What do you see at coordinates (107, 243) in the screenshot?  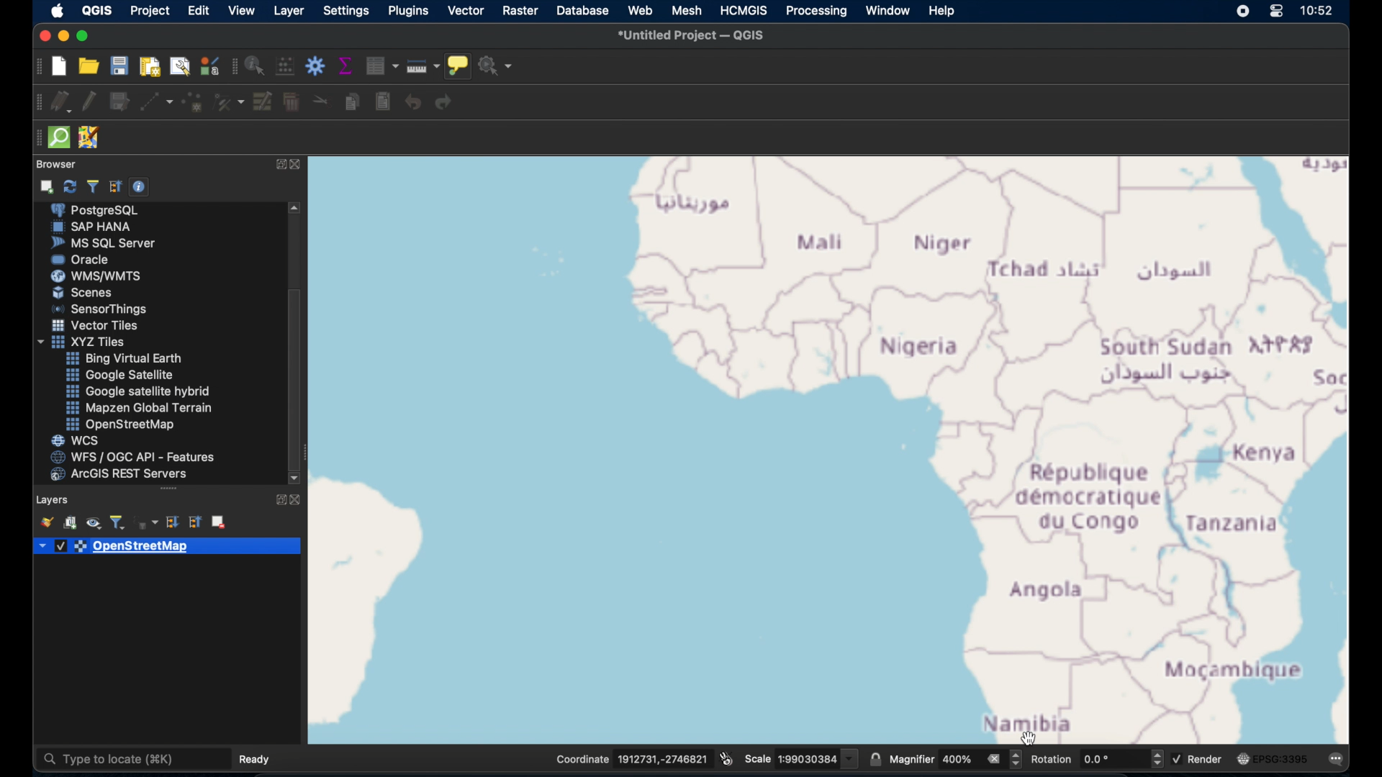 I see `ms sql server` at bounding box center [107, 243].